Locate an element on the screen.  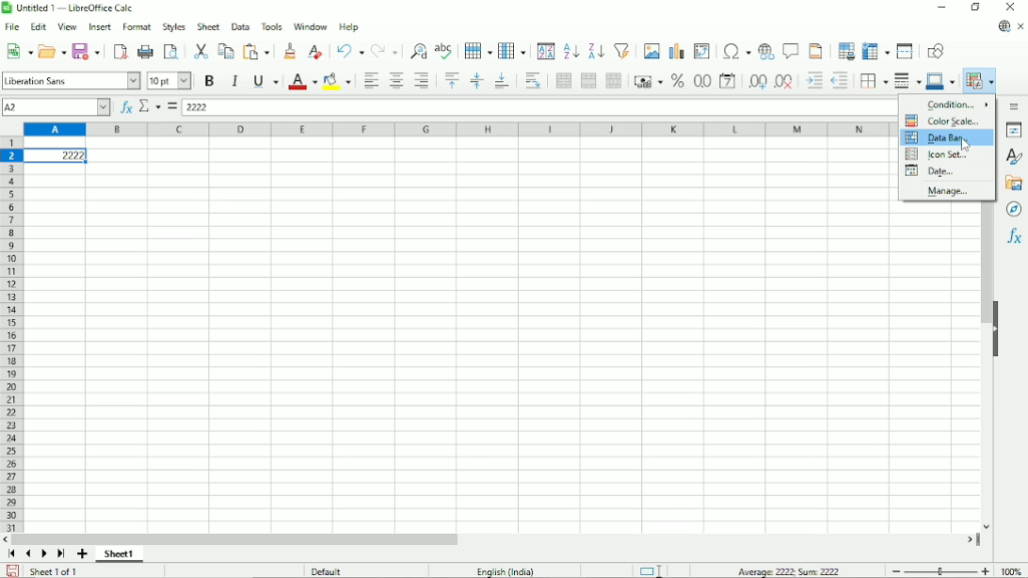
Insert Image  is located at coordinates (650, 50).